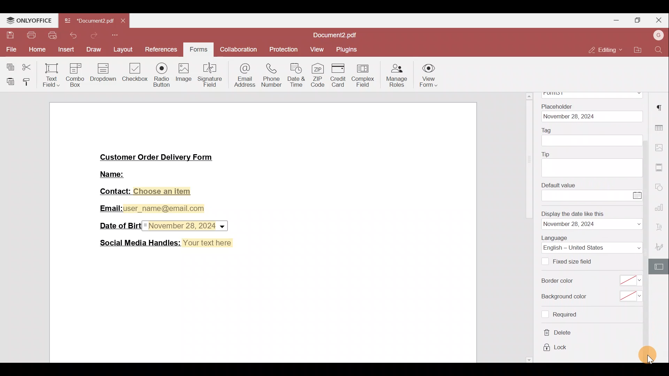 The width and height of the screenshot is (669, 376). What do you see at coordinates (397, 77) in the screenshot?
I see `Manage roles` at bounding box center [397, 77].